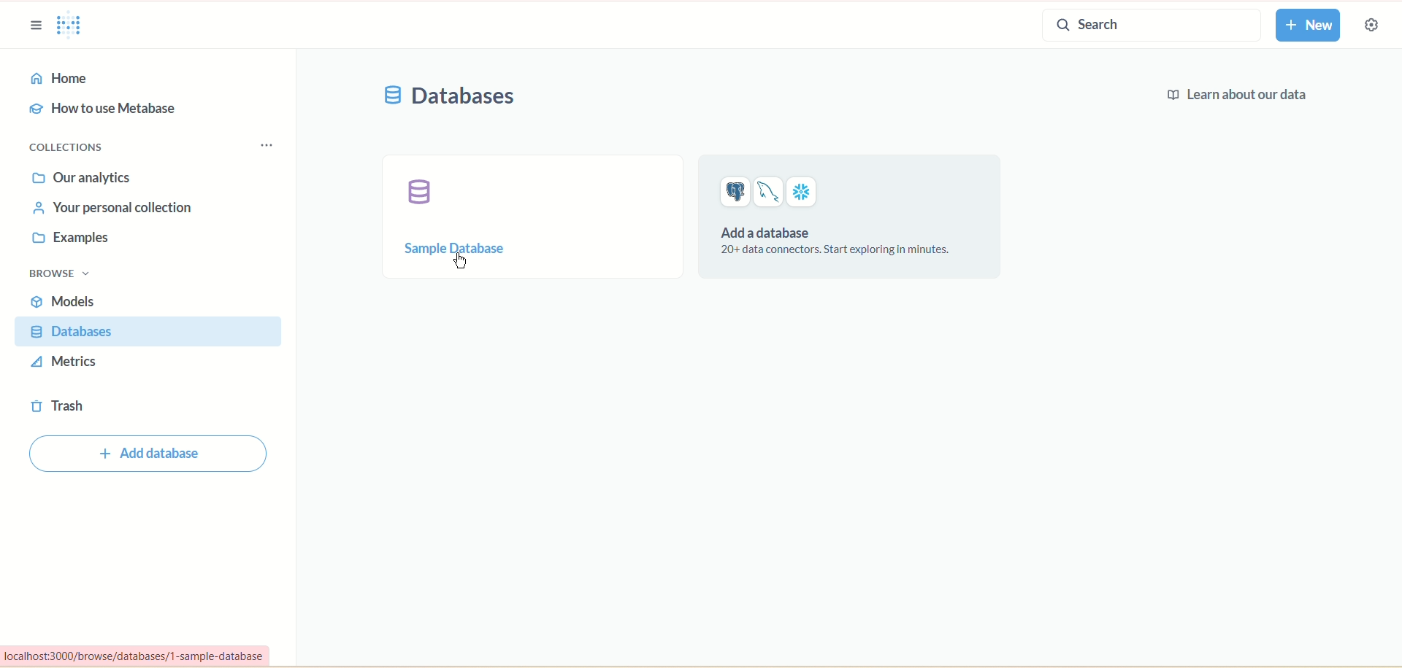 This screenshot has height=668, width=1402. What do you see at coordinates (102, 109) in the screenshot?
I see `how to use metabase` at bounding box center [102, 109].